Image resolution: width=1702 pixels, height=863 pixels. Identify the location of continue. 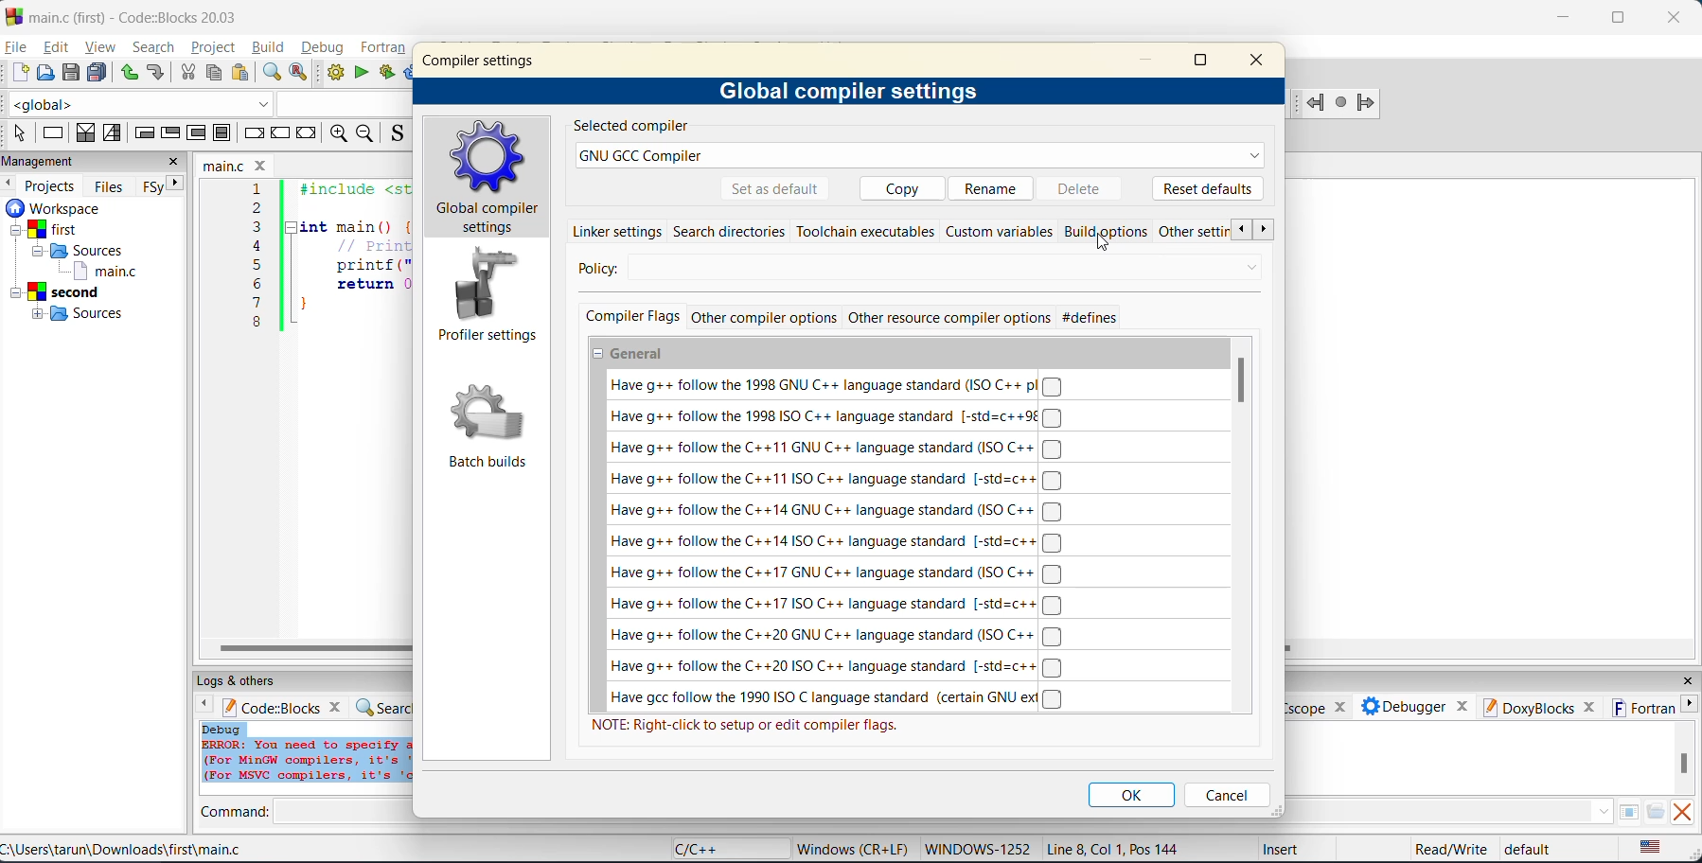
(281, 132).